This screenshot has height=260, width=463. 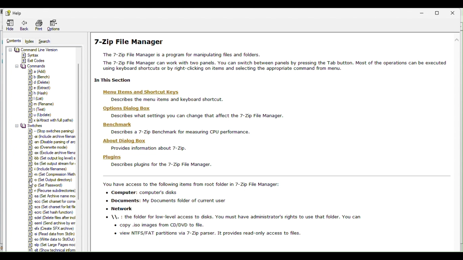 What do you see at coordinates (145, 92) in the screenshot?
I see `menu items and keyboards shortcuts` at bounding box center [145, 92].